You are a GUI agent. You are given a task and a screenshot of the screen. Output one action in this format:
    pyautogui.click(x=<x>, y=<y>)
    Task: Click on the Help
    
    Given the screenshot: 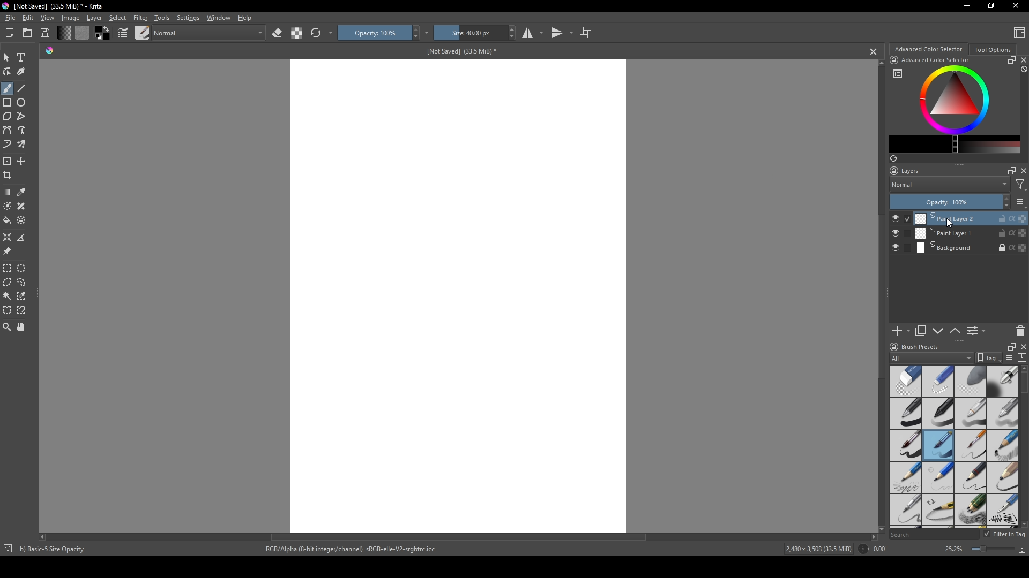 What is the action you would take?
    pyautogui.click(x=245, y=17)
    